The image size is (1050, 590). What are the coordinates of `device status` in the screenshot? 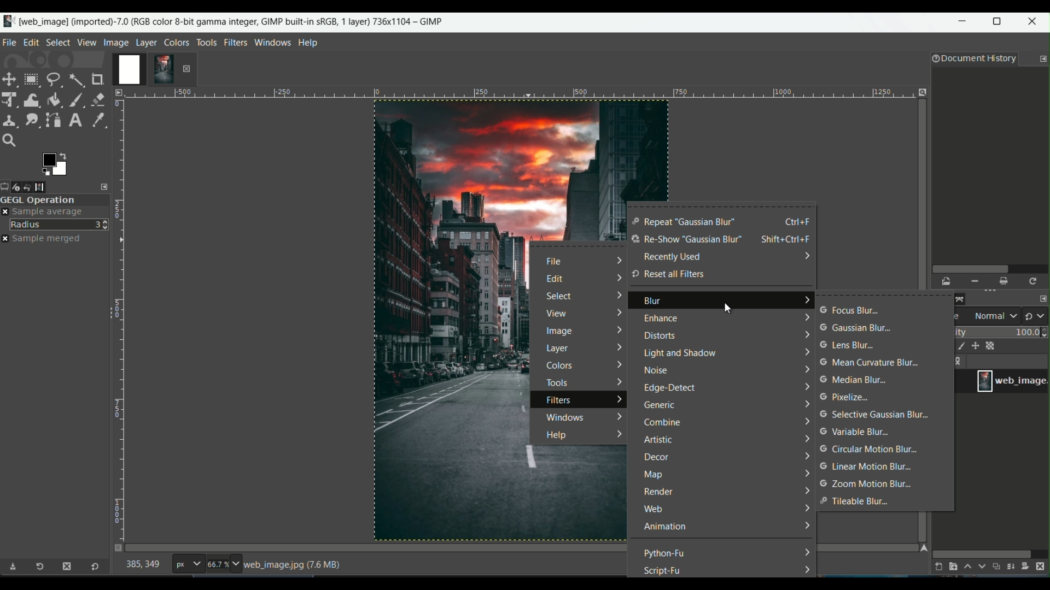 It's located at (20, 187).